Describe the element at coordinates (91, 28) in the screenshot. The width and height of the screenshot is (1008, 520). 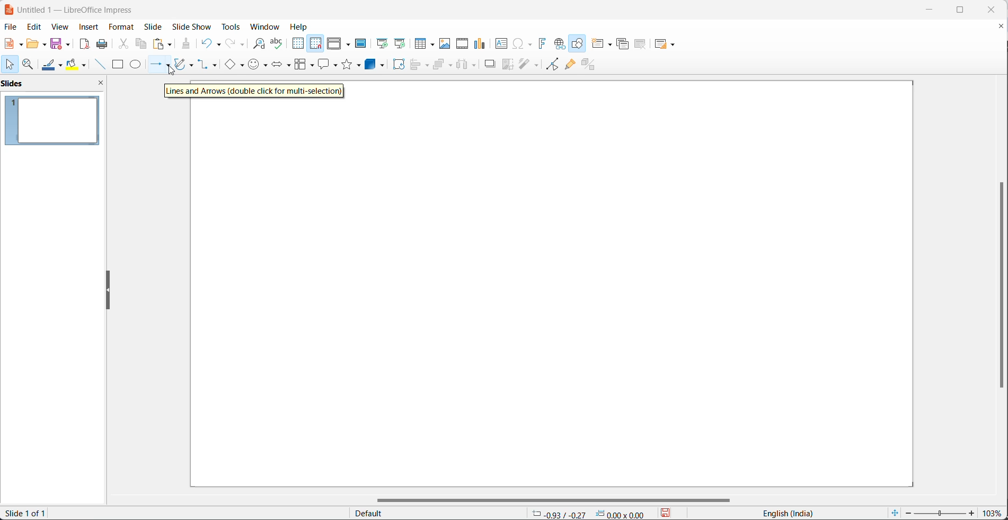
I see `insert ` at that location.